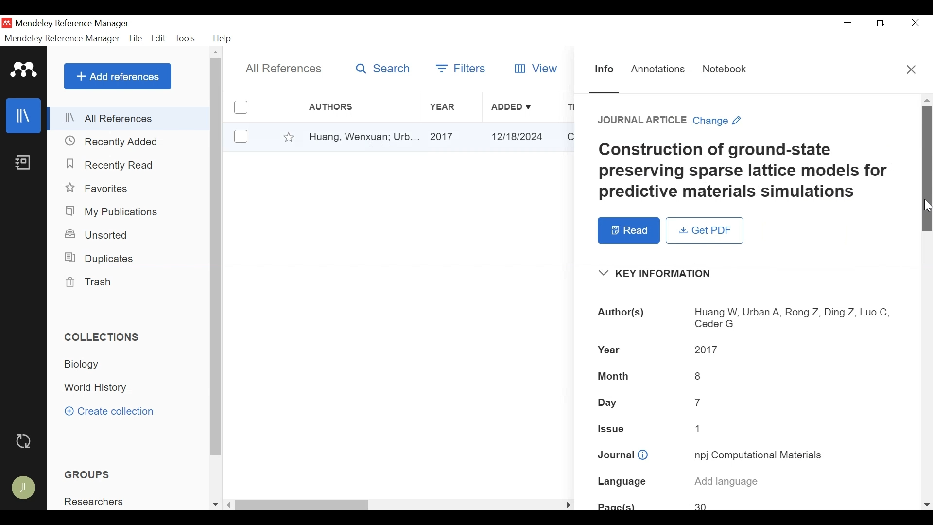  Describe the element at coordinates (136, 38) in the screenshot. I see `File` at that location.